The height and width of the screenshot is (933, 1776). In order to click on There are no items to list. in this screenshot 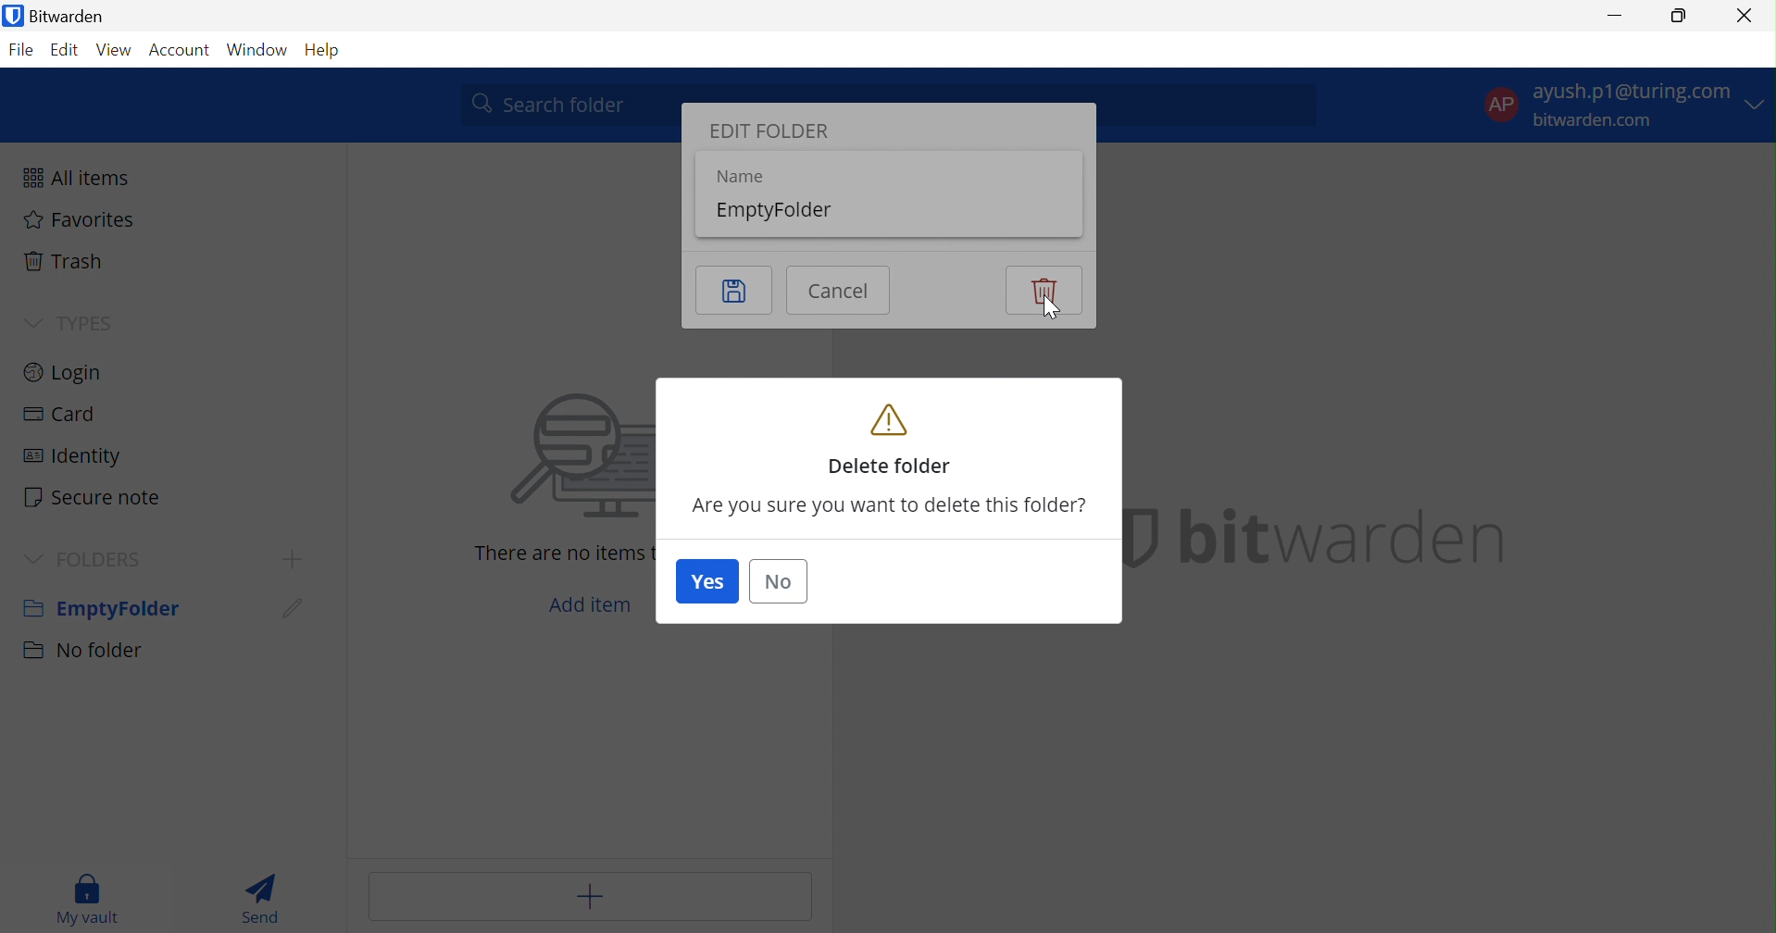, I will do `click(563, 553)`.